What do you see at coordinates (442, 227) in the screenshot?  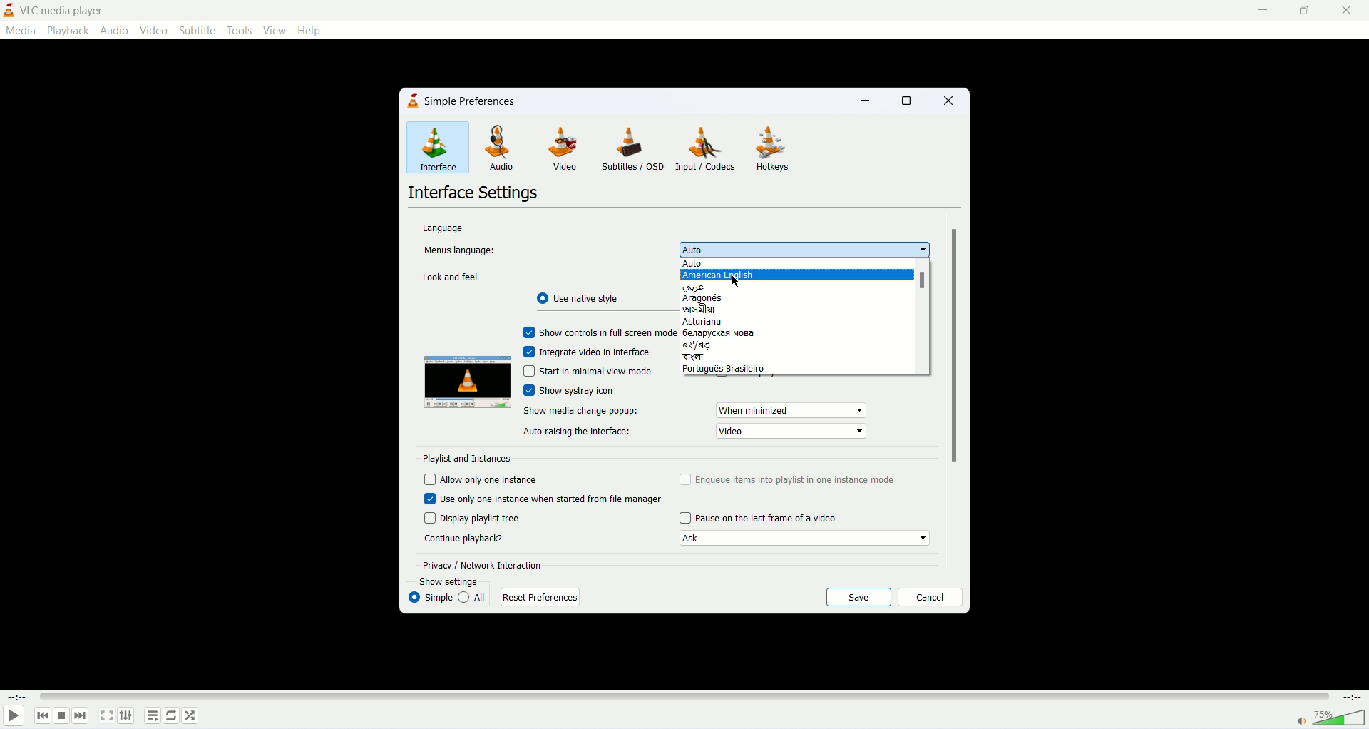 I see `language` at bounding box center [442, 227].